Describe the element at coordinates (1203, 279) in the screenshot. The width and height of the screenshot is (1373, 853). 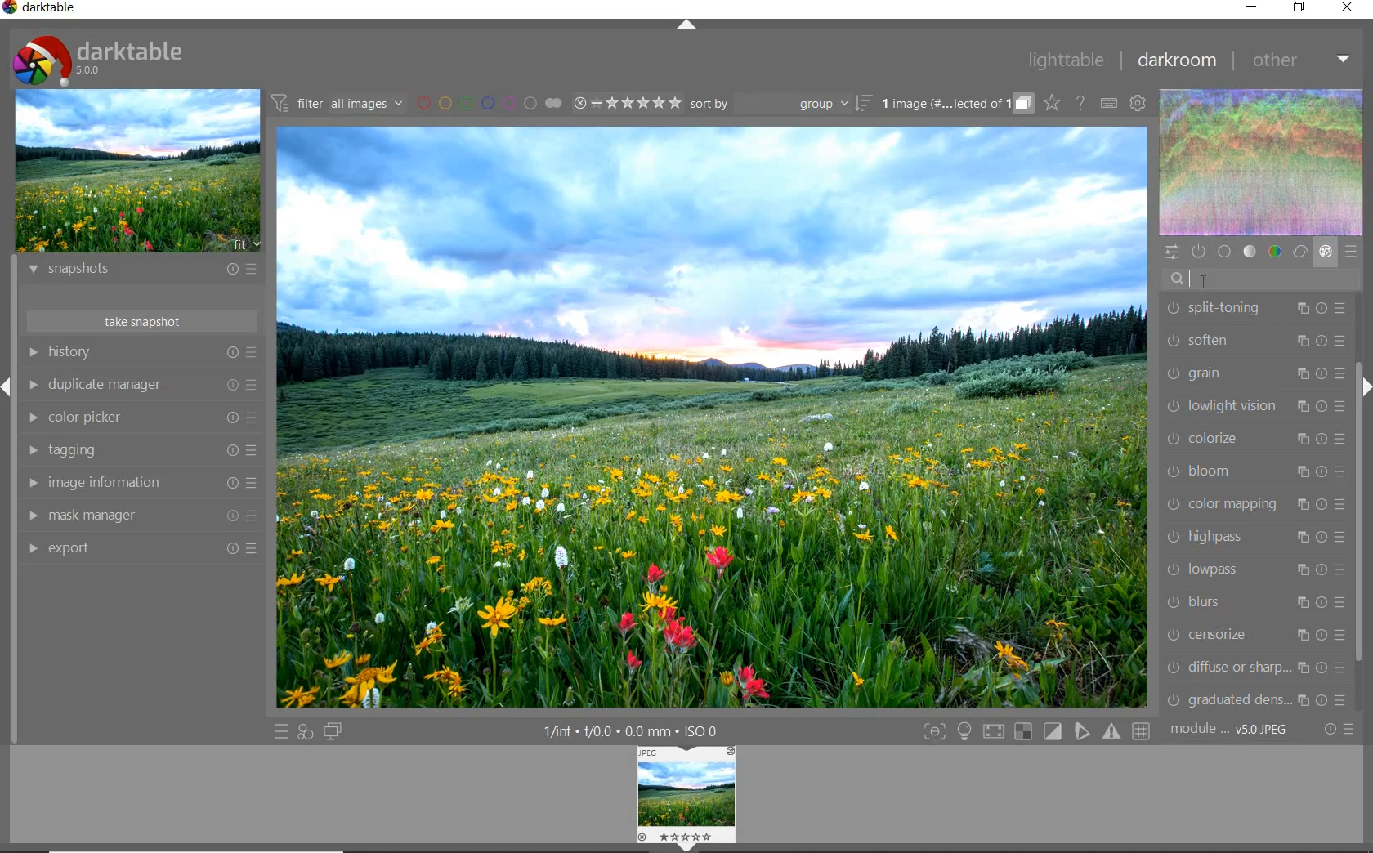
I see `CURSOR` at that location.